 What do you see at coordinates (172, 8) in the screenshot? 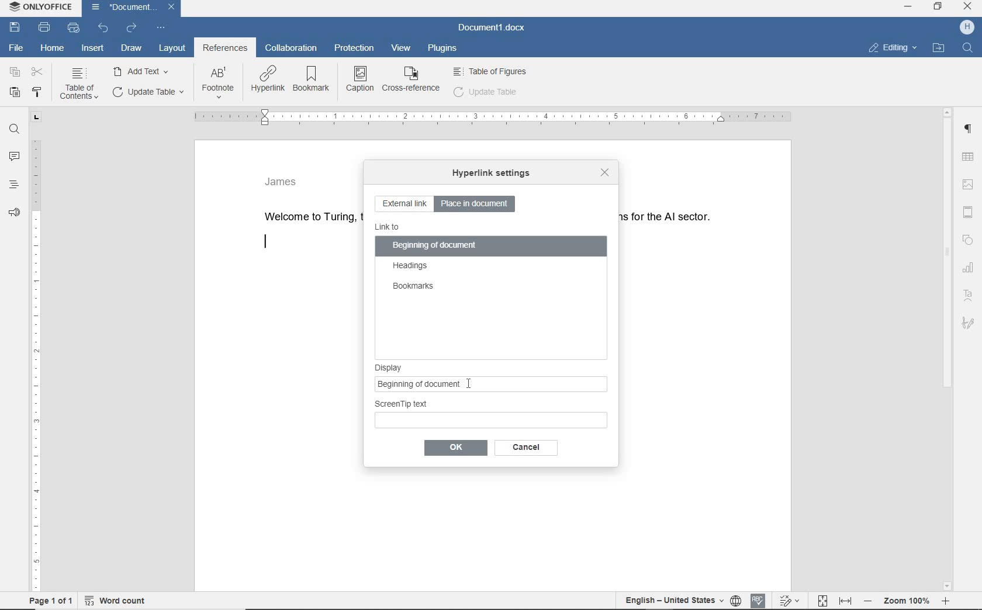
I see `Close` at bounding box center [172, 8].